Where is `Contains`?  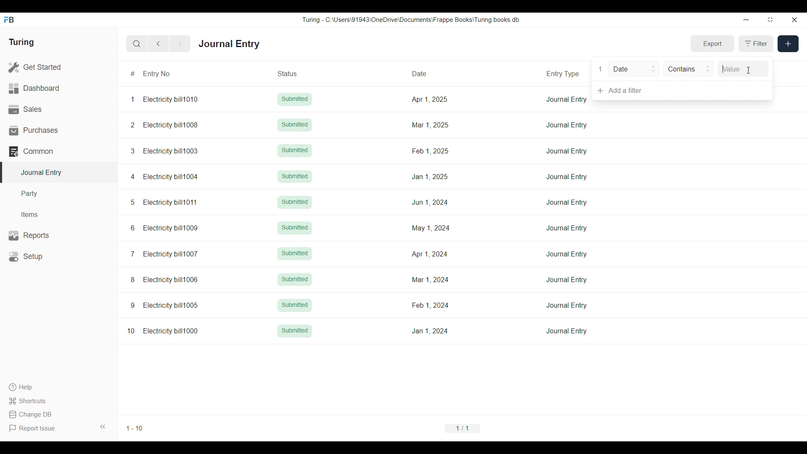 Contains is located at coordinates (688, 69).